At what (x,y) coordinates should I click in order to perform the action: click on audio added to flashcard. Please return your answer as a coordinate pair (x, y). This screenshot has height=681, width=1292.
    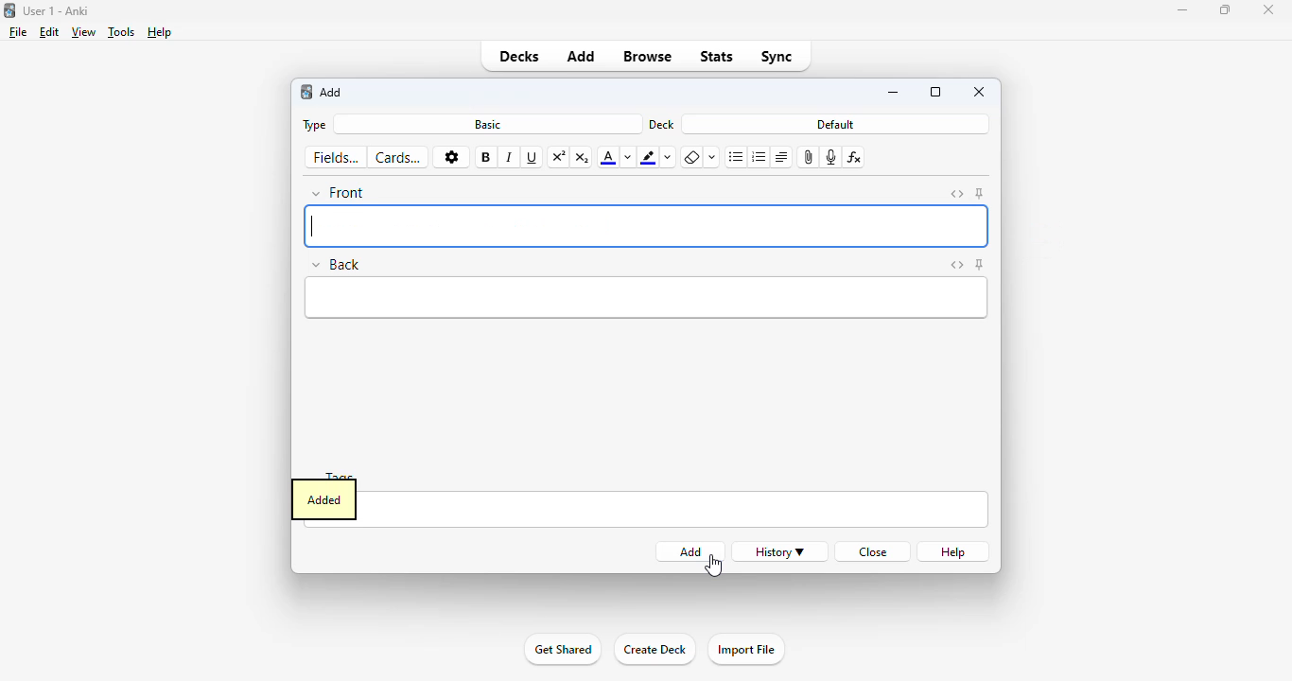
    Looking at the image, I should click on (323, 500).